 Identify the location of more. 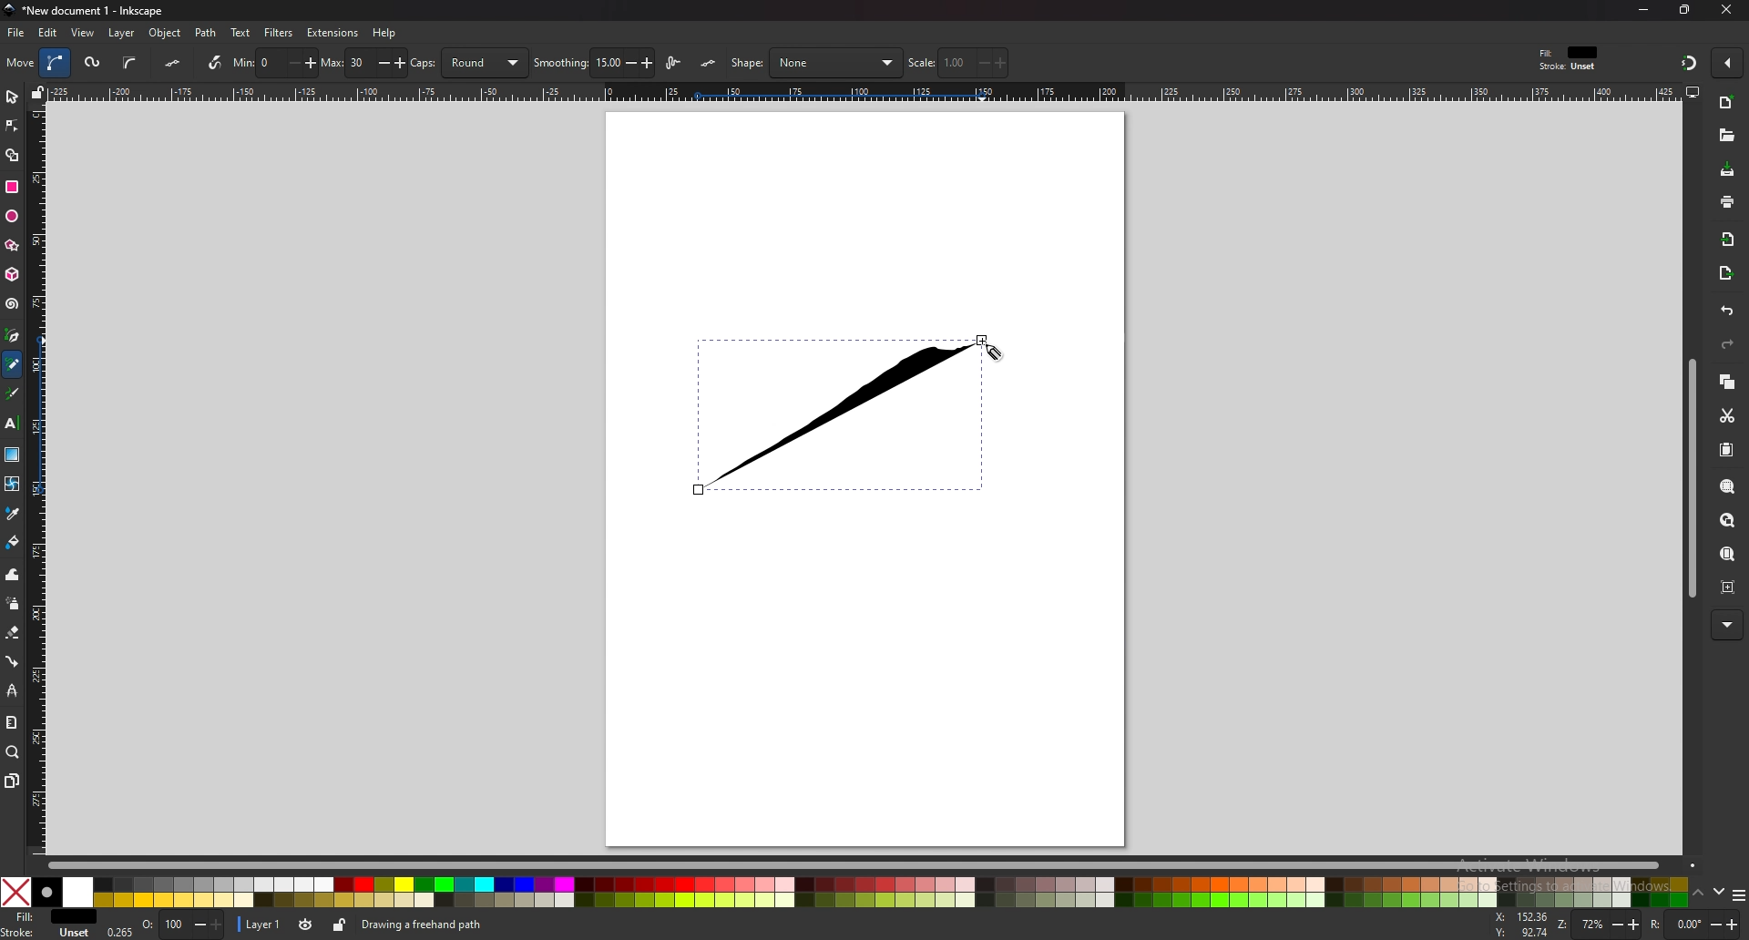
(1727, 625).